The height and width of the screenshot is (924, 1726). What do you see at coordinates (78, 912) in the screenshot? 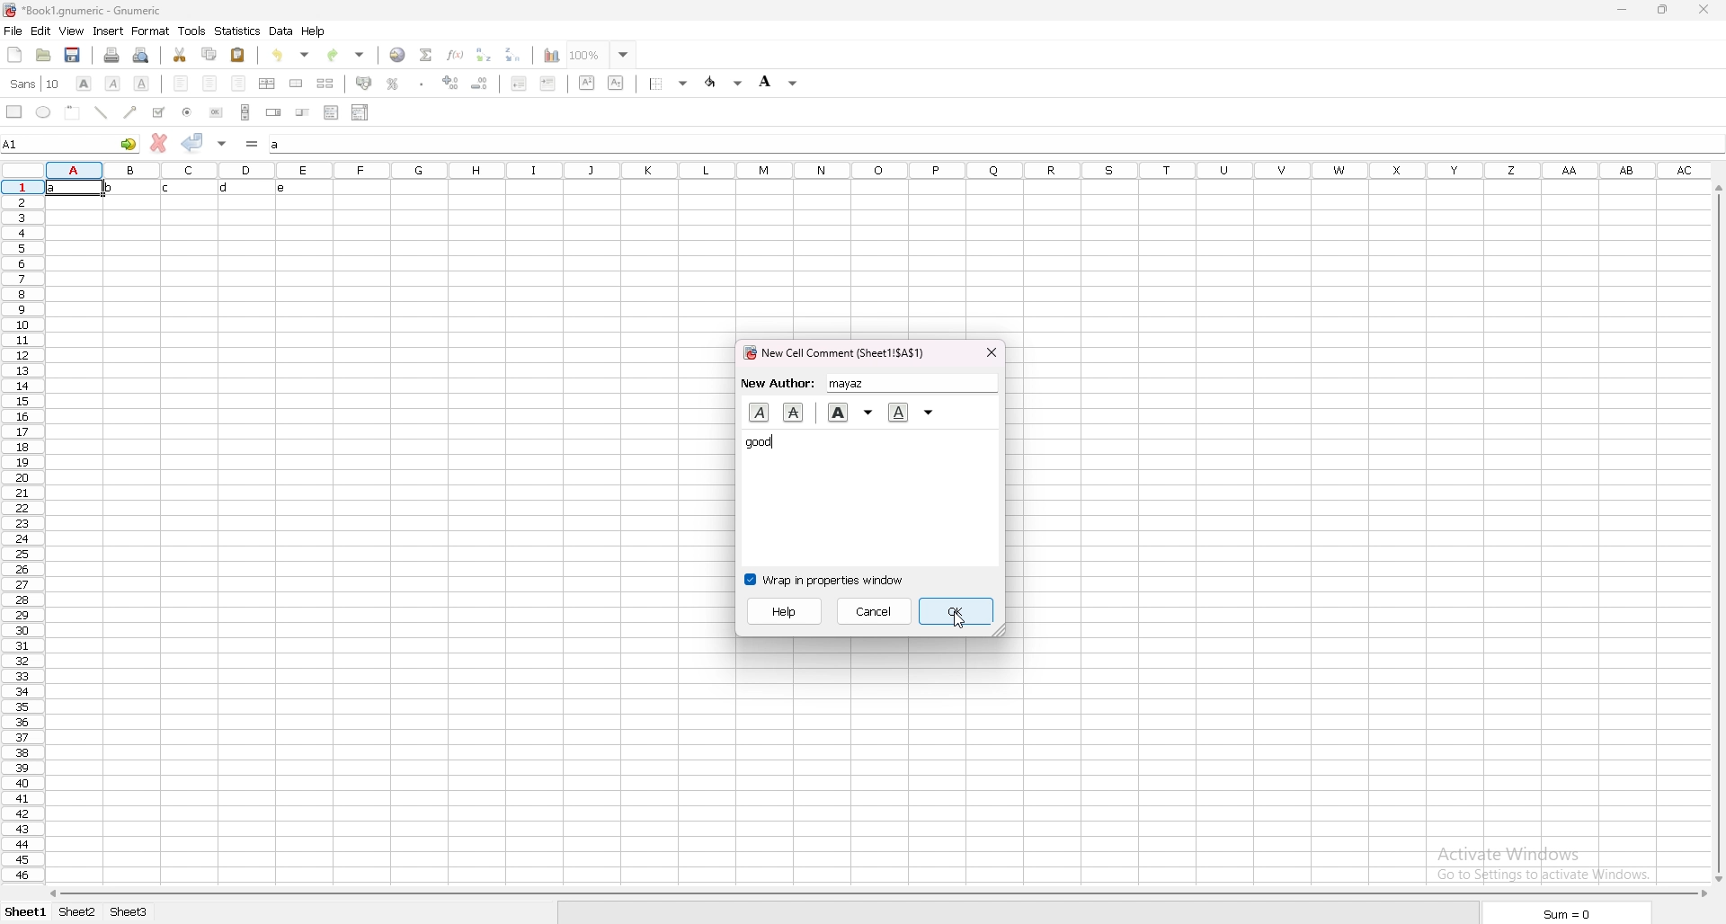
I see `sheet2` at bounding box center [78, 912].